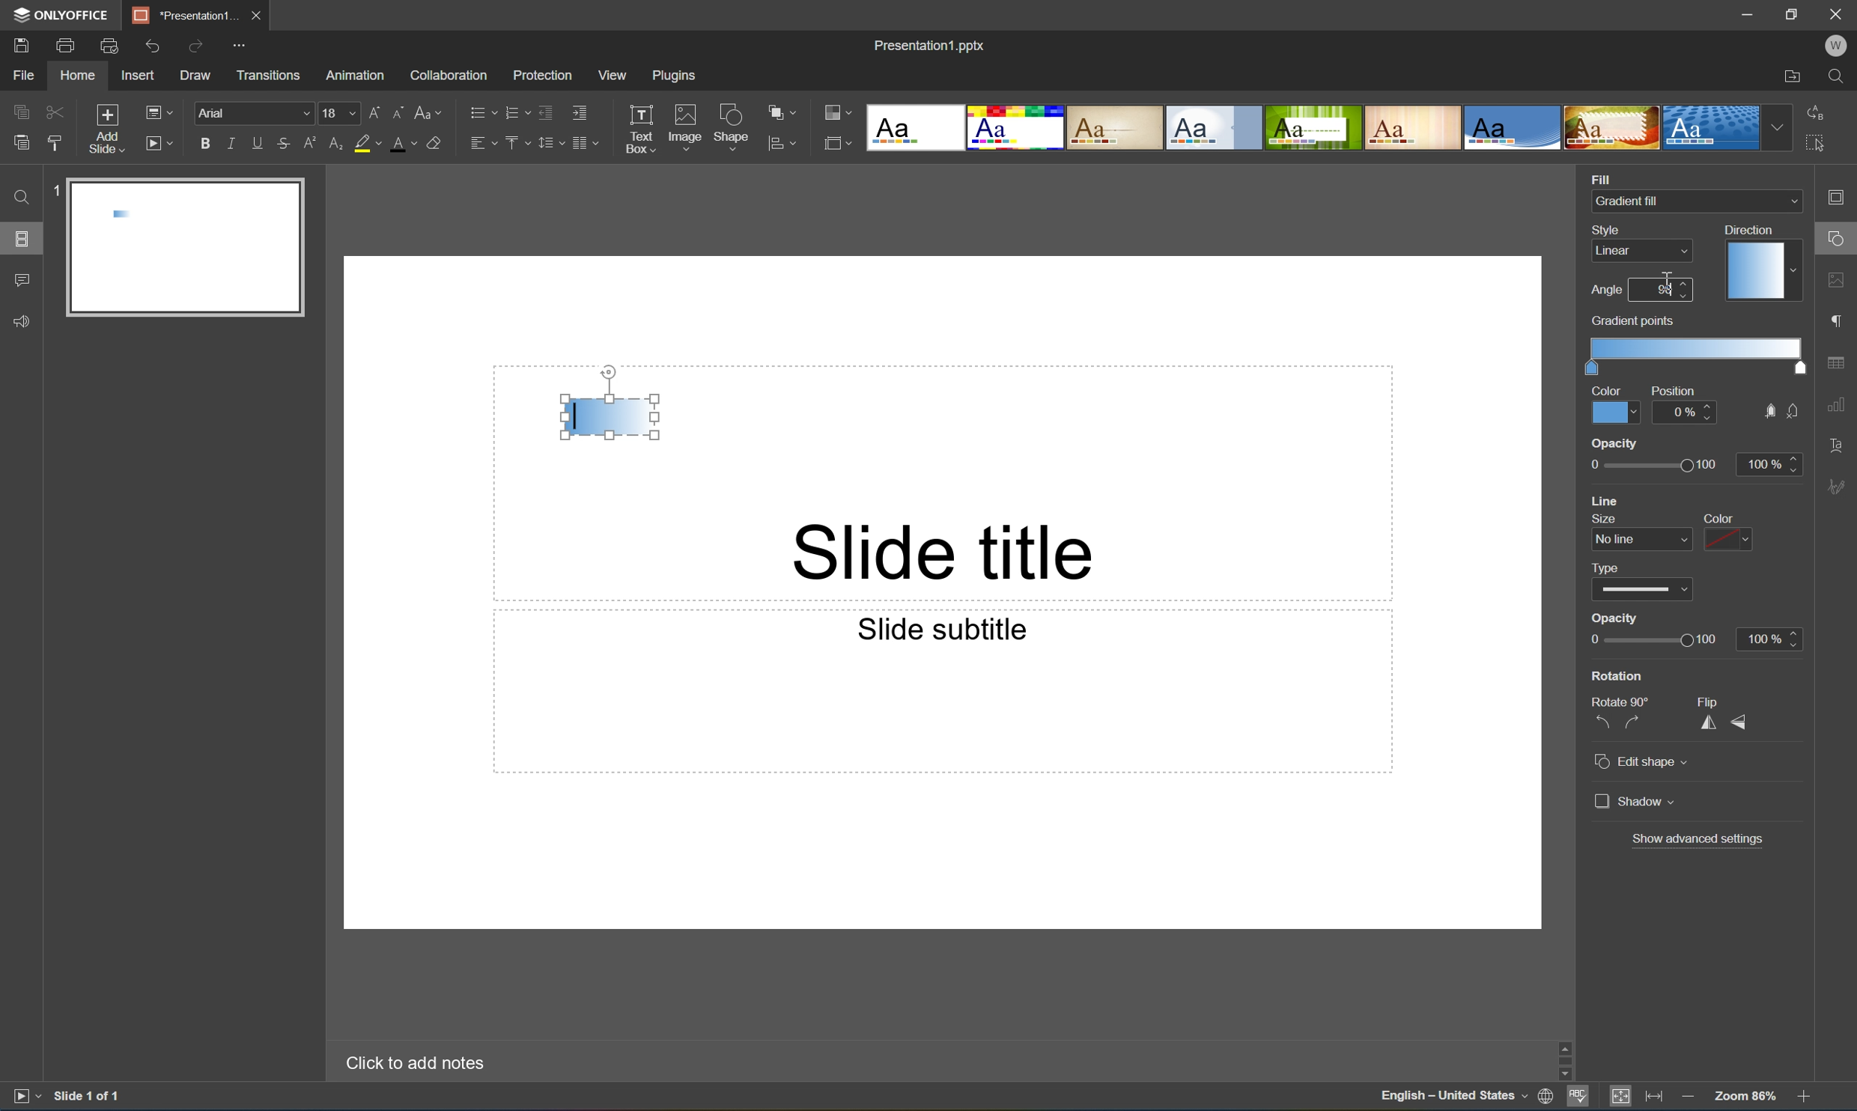  Describe the element at coordinates (356, 73) in the screenshot. I see `Amazon` at that location.